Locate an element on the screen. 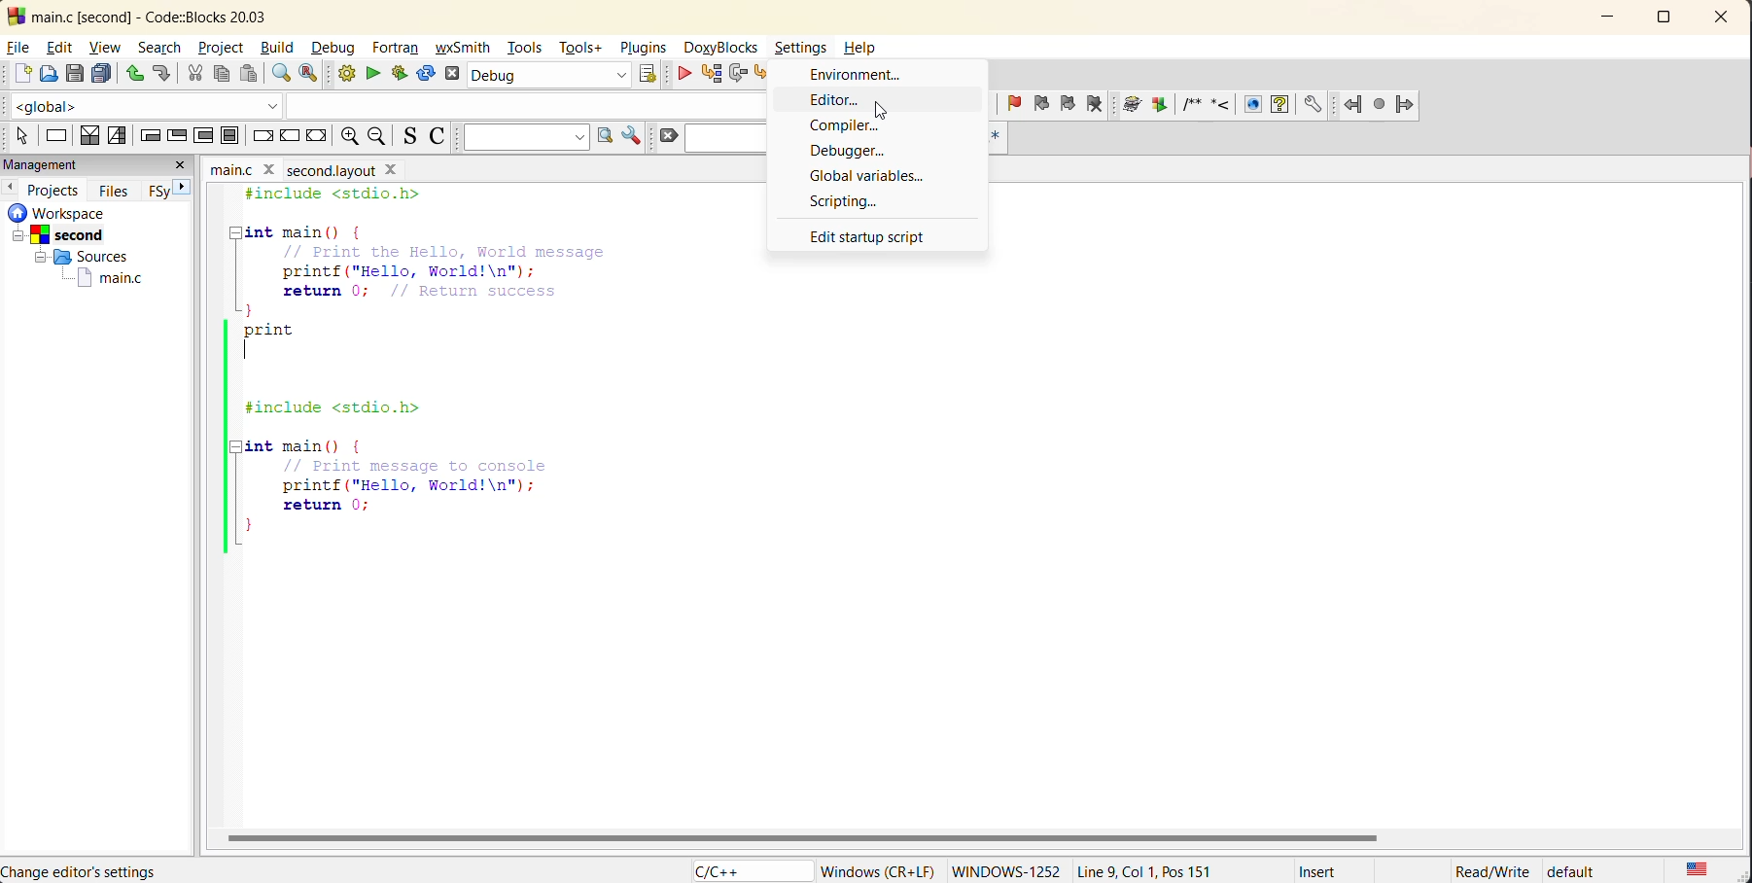 Image resolution: width=1752 pixels, height=883 pixels. rebuild is located at coordinates (423, 74).